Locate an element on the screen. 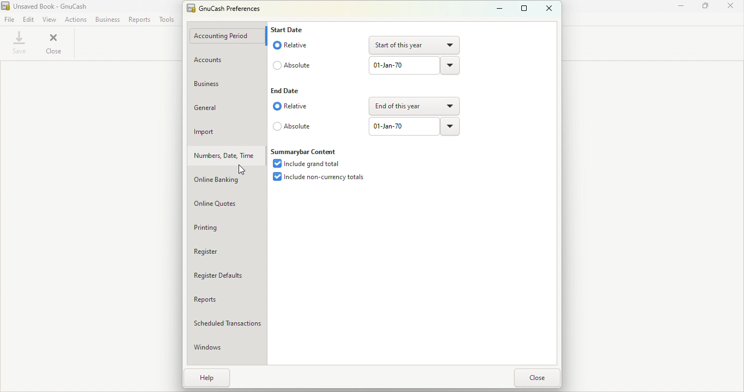 This screenshot has height=392, width=744. drop down is located at coordinates (454, 65).